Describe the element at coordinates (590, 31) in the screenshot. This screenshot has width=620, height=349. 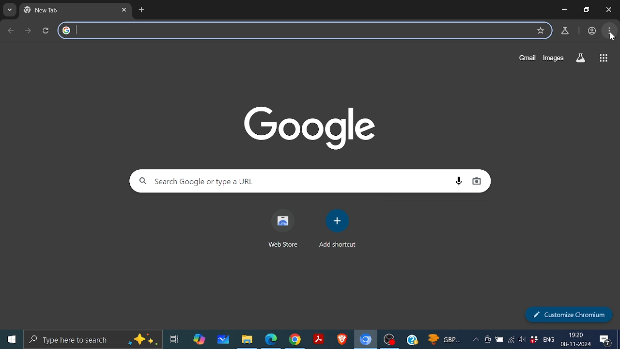
I see `profile` at that location.